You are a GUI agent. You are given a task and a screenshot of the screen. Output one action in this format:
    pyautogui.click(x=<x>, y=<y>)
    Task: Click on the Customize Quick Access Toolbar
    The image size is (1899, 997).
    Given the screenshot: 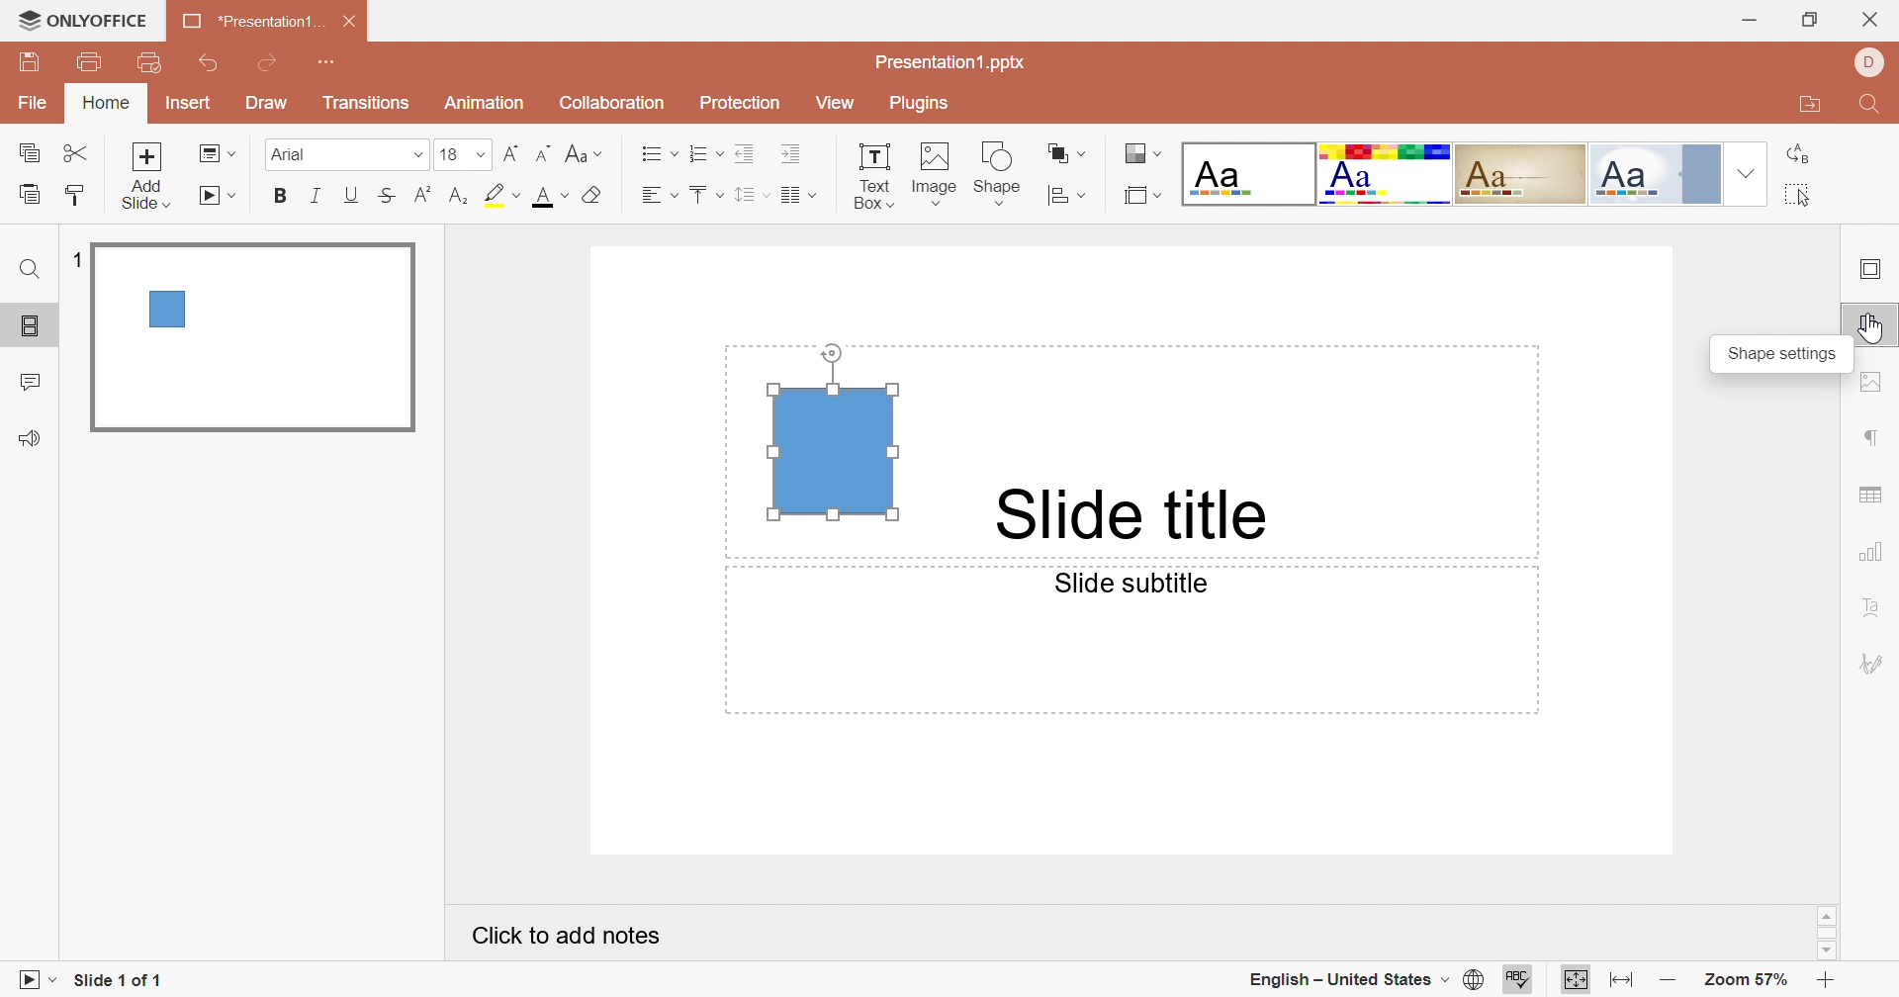 What is the action you would take?
    pyautogui.click(x=151, y=63)
    